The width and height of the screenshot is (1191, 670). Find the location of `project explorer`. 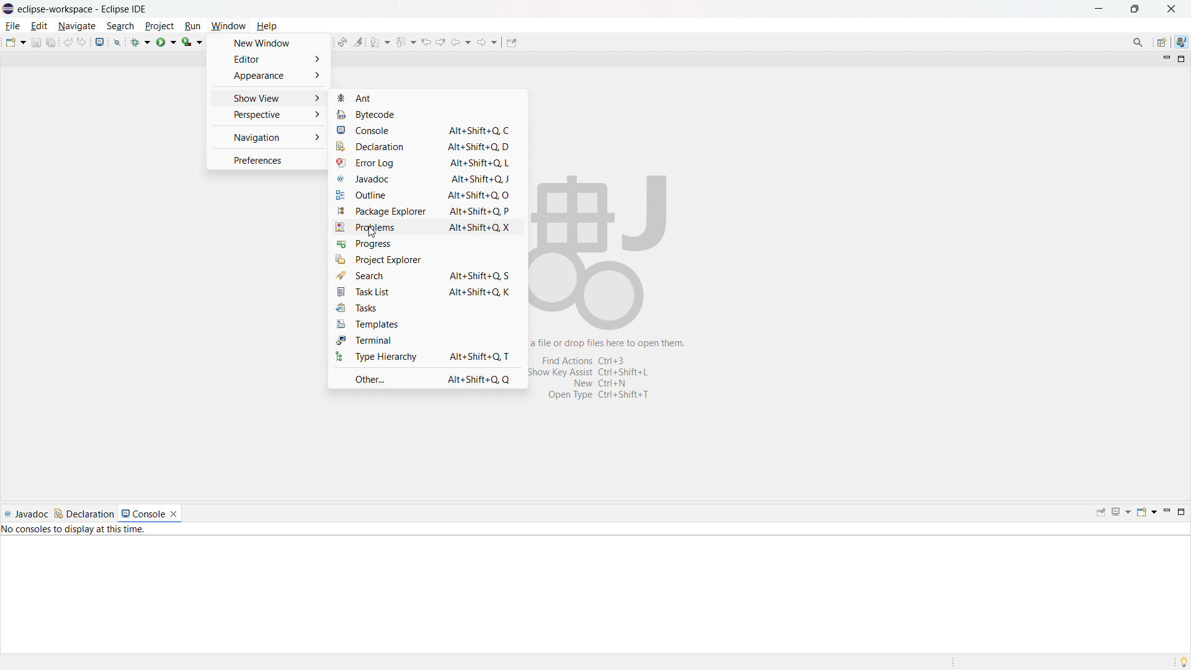

project explorer is located at coordinates (427, 259).